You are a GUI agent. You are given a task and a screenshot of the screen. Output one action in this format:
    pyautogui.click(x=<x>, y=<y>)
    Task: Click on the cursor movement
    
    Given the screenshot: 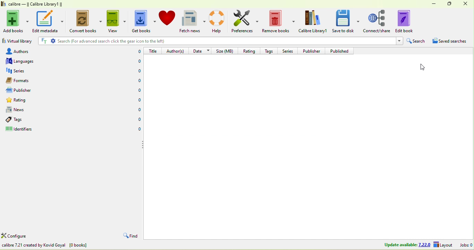 What is the action you would take?
    pyautogui.click(x=422, y=68)
    